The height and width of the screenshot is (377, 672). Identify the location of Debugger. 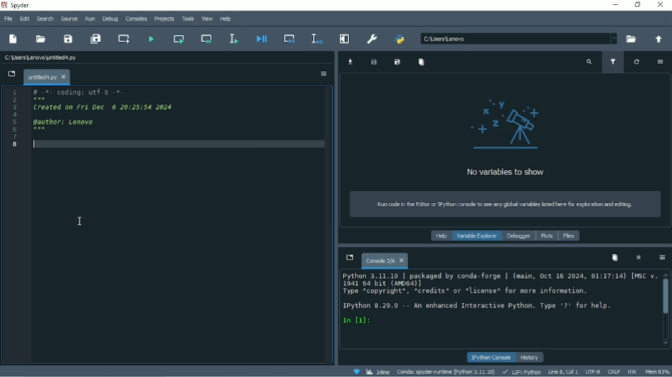
(516, 236).